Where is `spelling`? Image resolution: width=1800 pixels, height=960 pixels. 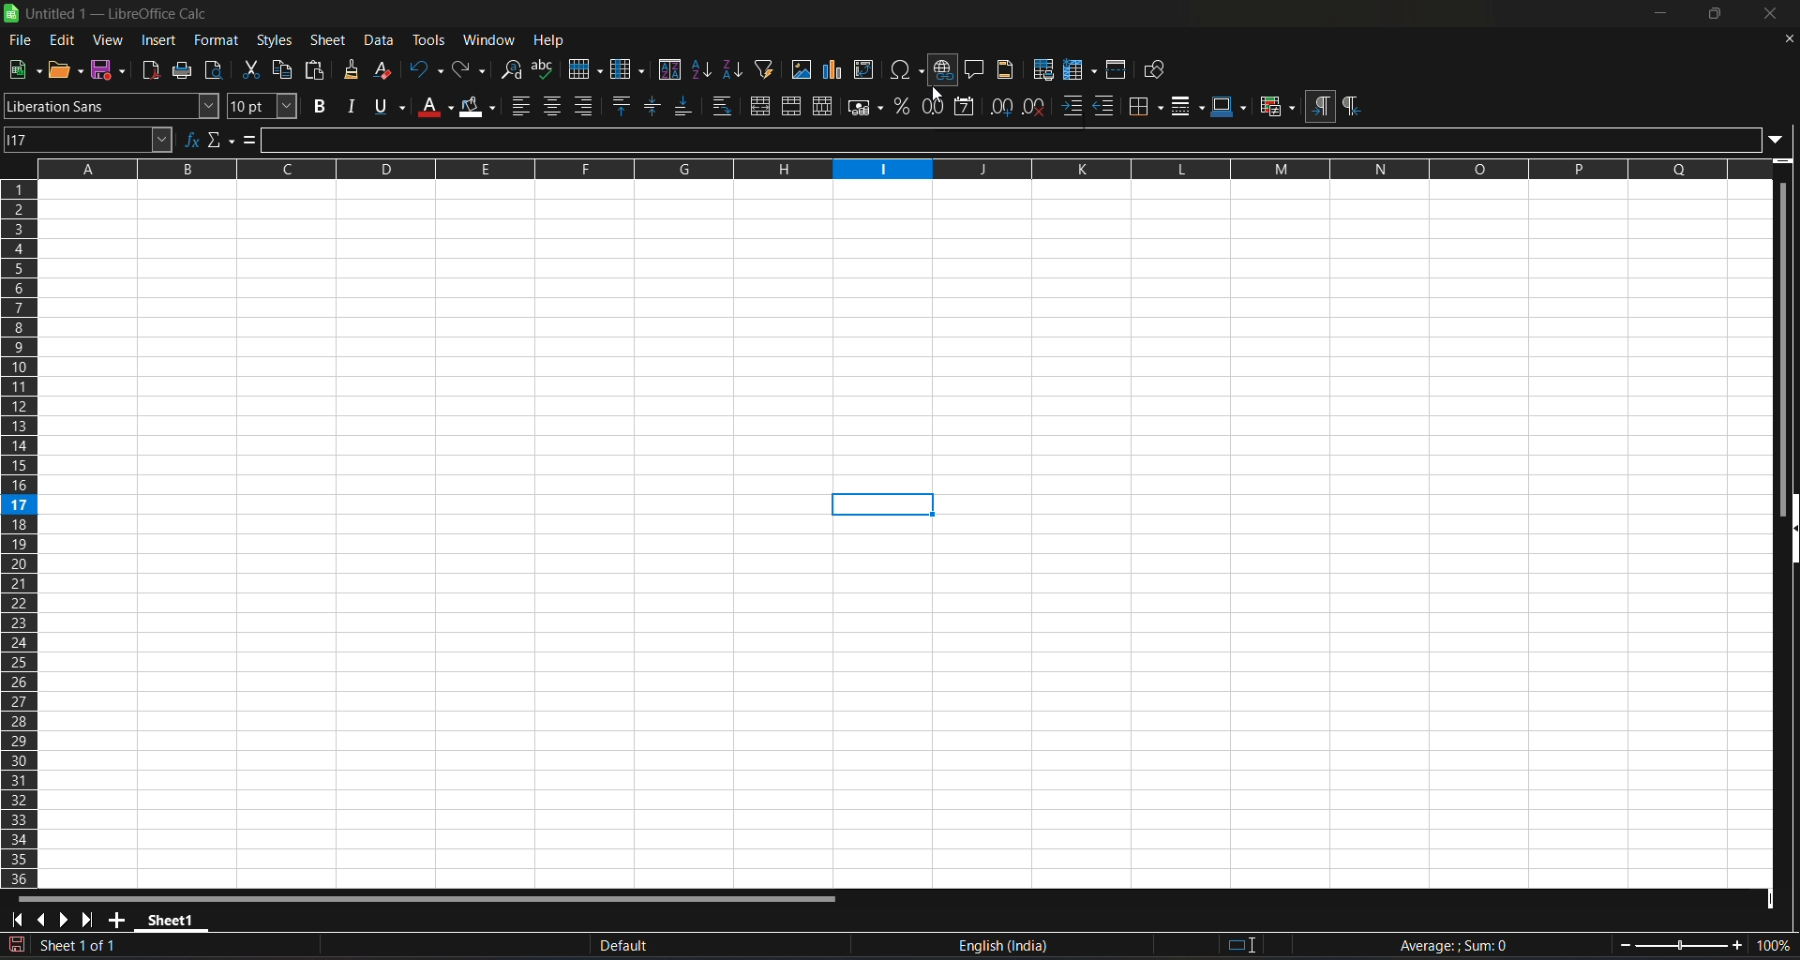
spelling is located at coordinates (546, 69).